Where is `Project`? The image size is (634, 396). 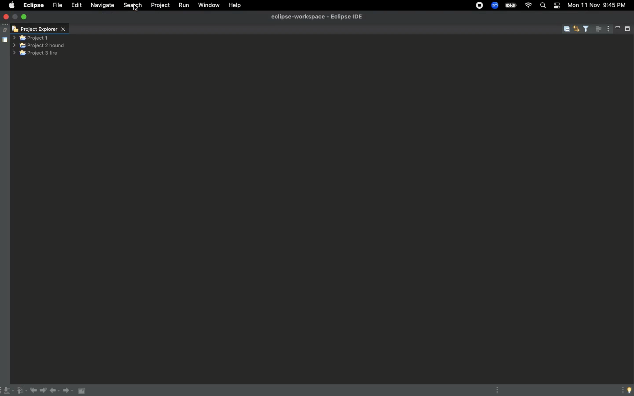
Project is located at coordinates (162, 5).